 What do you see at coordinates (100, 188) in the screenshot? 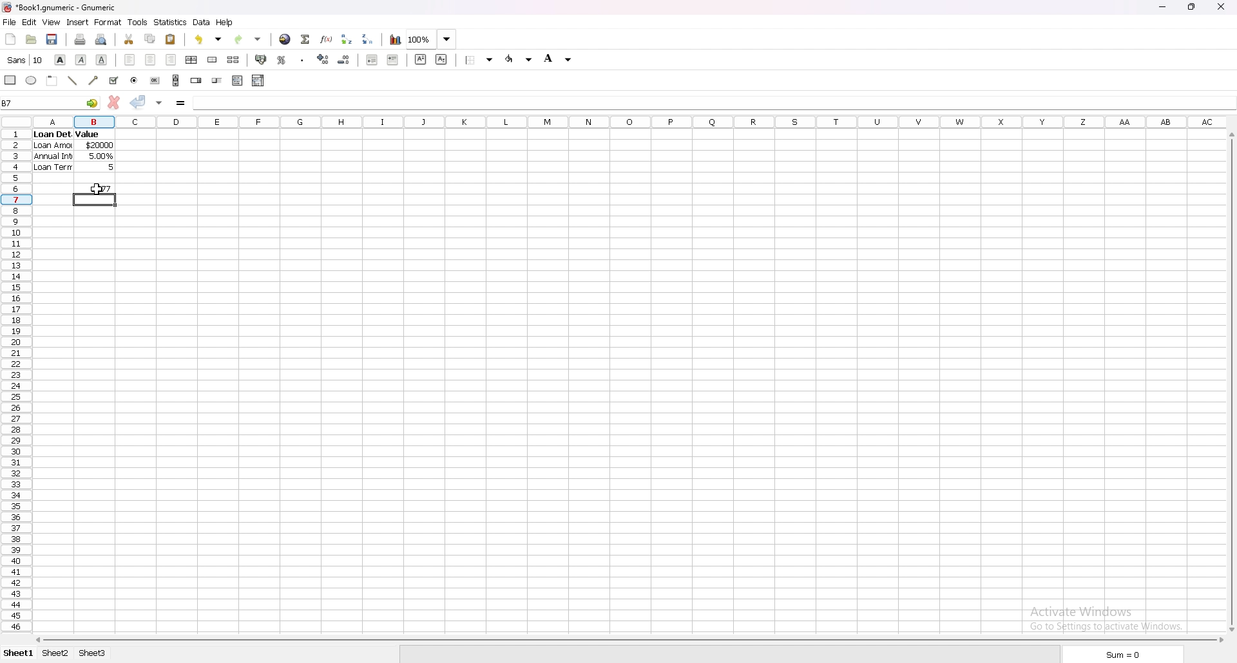
I see `77` at bounding box center [100, 188].